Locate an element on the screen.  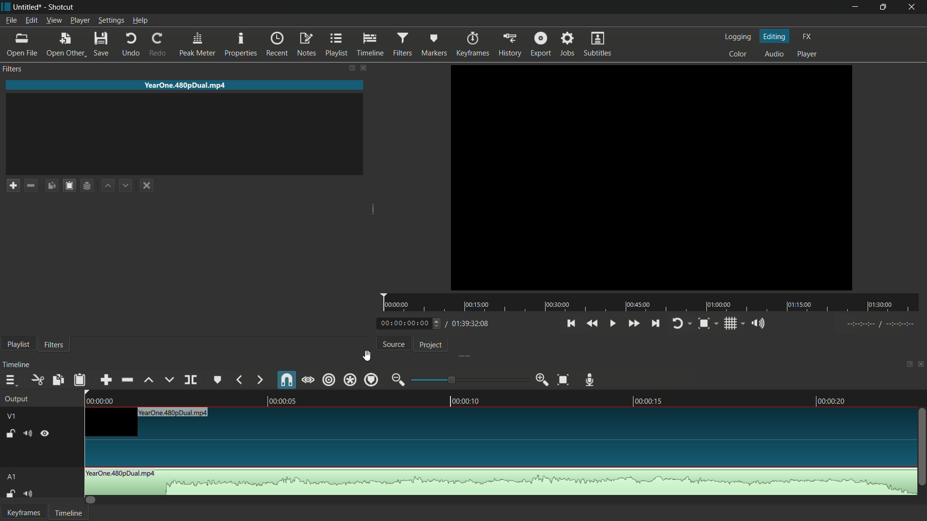
Track is located at coordinates (500, 436).